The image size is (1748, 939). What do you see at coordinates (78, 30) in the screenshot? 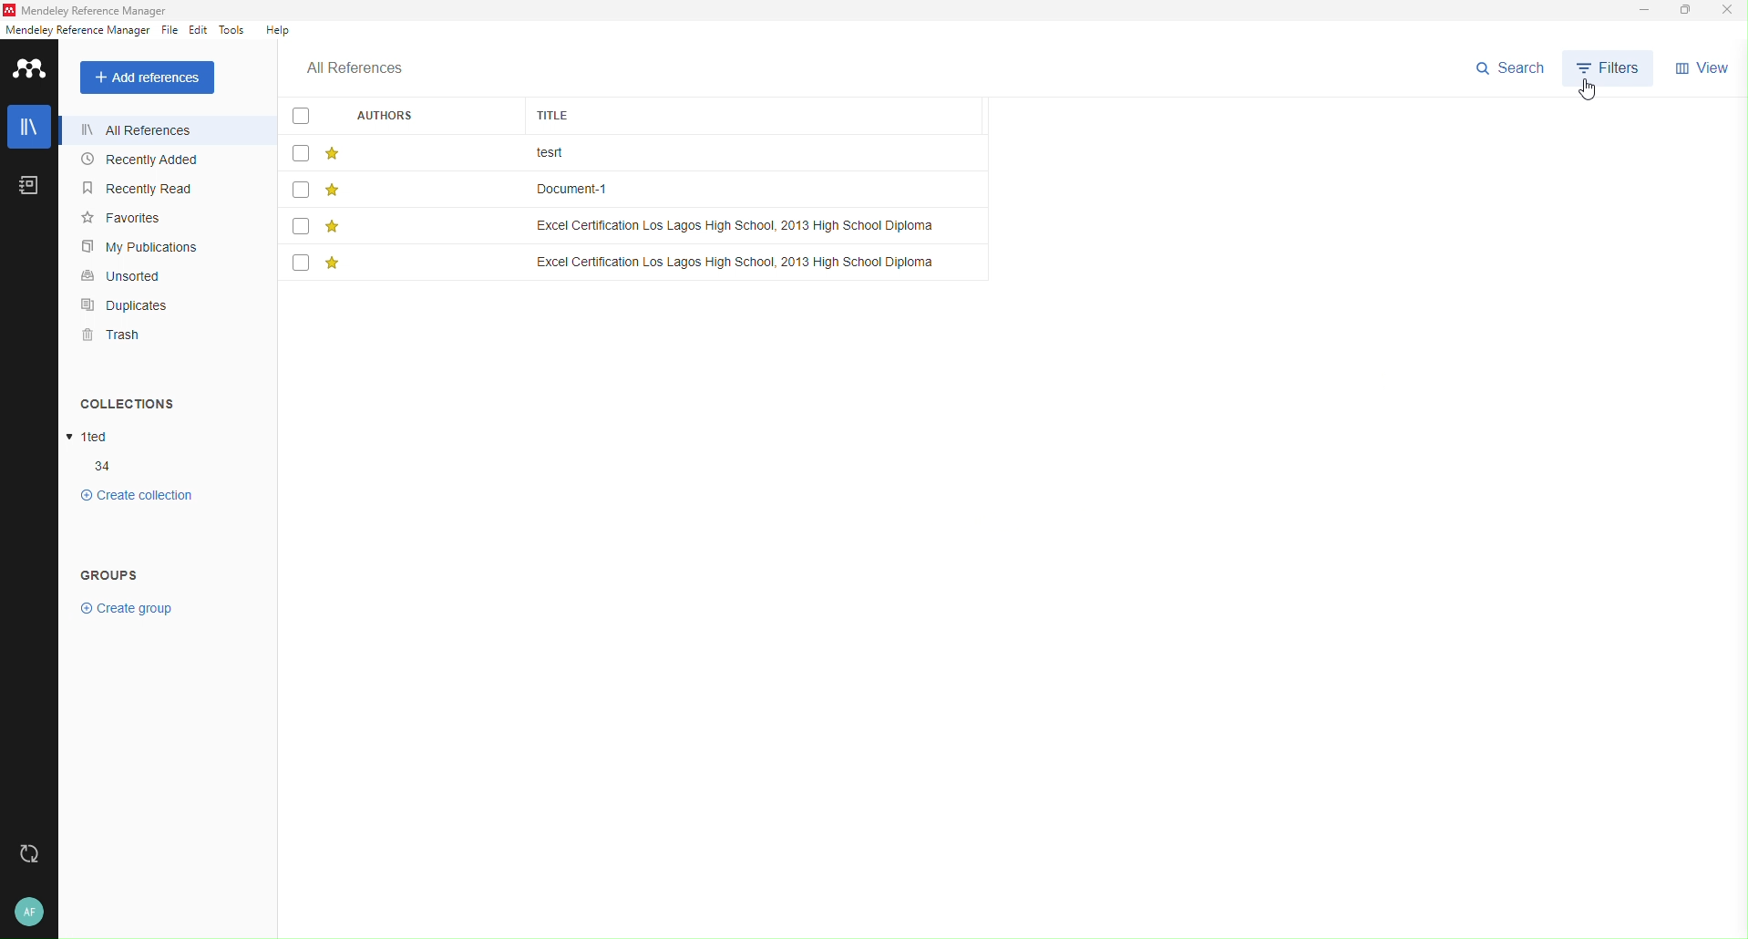
I see `reference manager` at bounding box center [78, 30].